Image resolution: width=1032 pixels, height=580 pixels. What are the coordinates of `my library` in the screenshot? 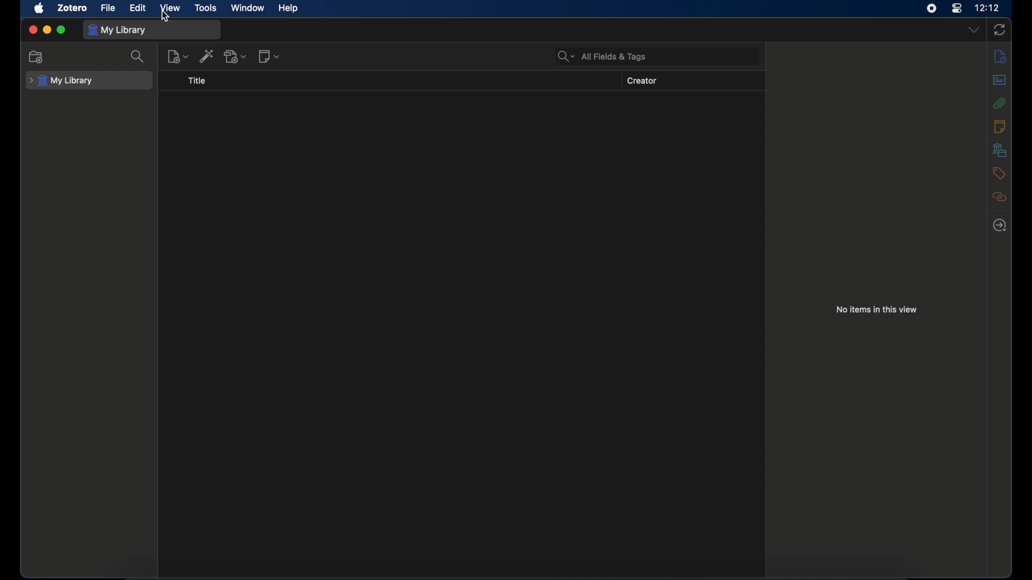 It's located at (118, 30).